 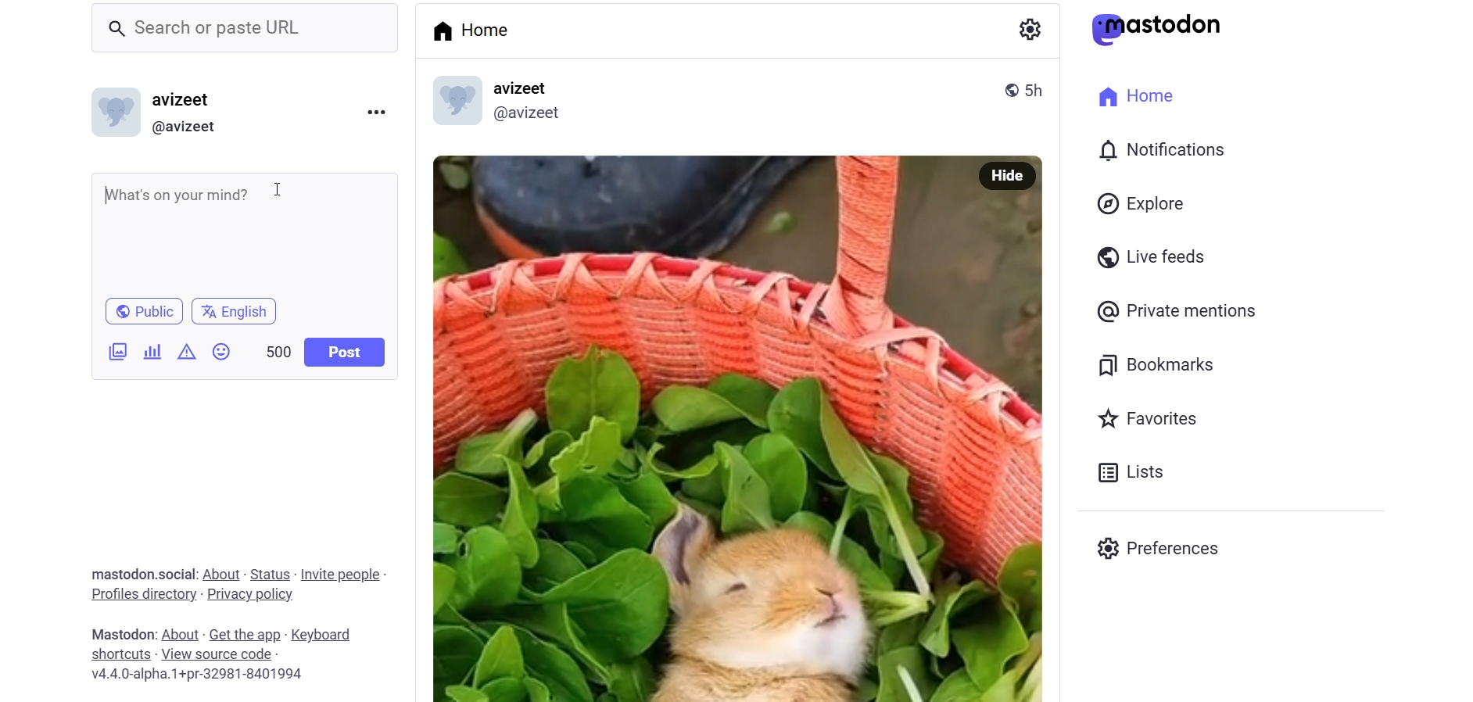 What do you see at coordinates (177, 575) in the screenshot?
I see `social` at bounding box center [177, 575].